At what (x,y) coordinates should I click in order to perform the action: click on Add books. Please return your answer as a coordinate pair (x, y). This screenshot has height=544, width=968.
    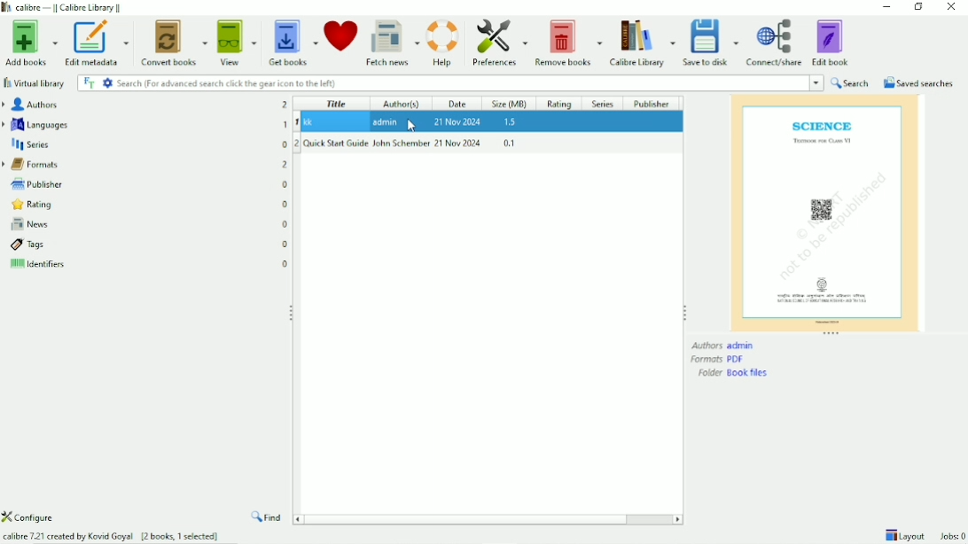
    Looking at the image, I should click on (29, 44).